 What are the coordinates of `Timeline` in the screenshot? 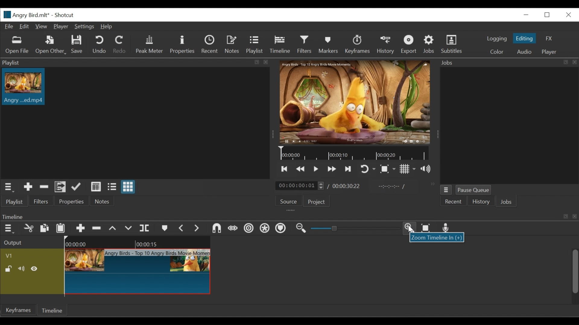 It's located at (138, 241).